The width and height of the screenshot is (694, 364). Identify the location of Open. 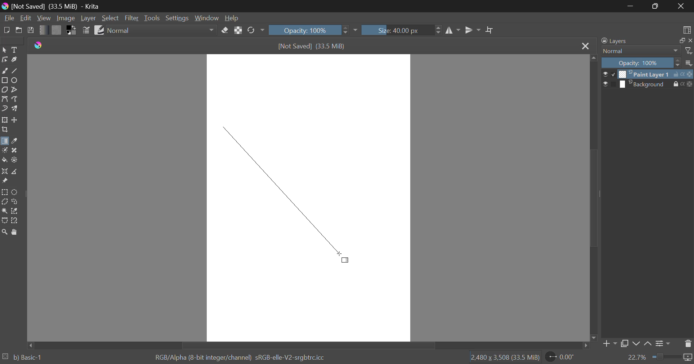
(19, 30).